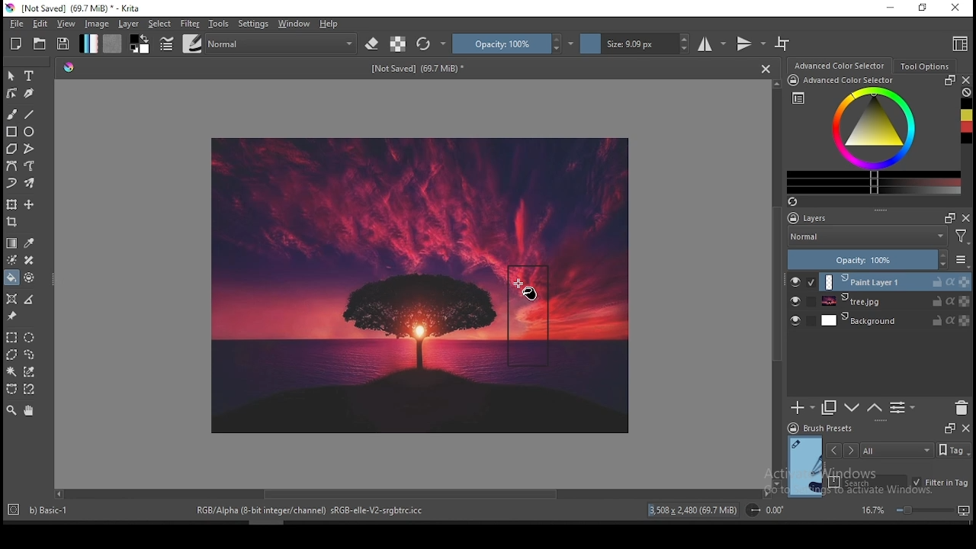 Image resolution: width=976 pixels, height=549 pixels. Describe the element at coordinates (294, 24) in the screenshot. I see `window` at that location.